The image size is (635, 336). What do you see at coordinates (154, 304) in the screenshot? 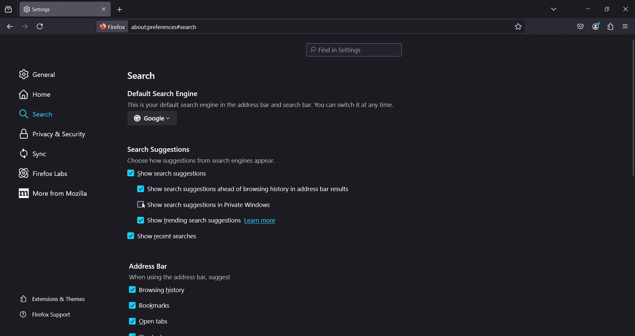
I see `bookmarks` at bounding box center [154, 304].